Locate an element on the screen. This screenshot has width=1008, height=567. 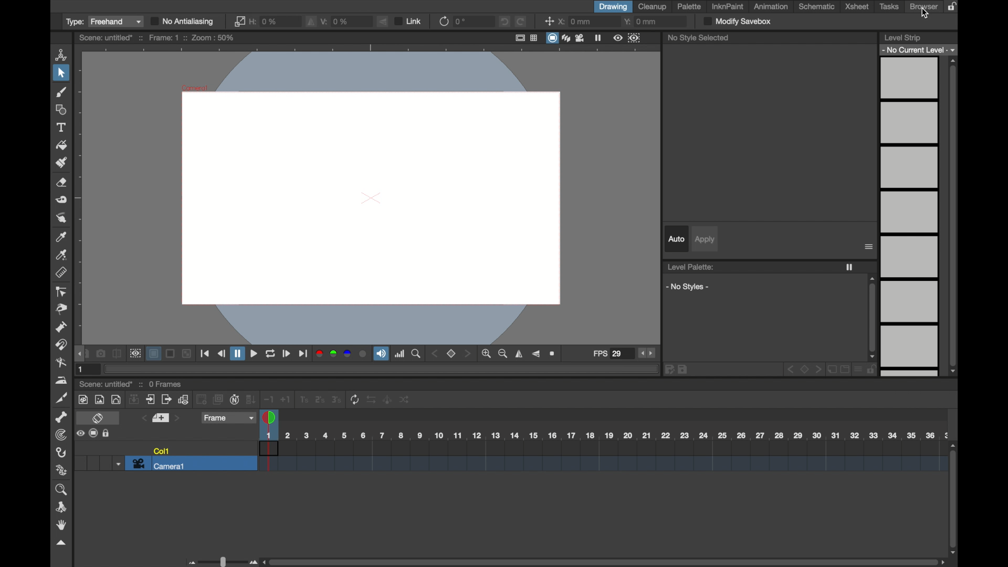
compare to snapshot is located at coordinates (117, 354).